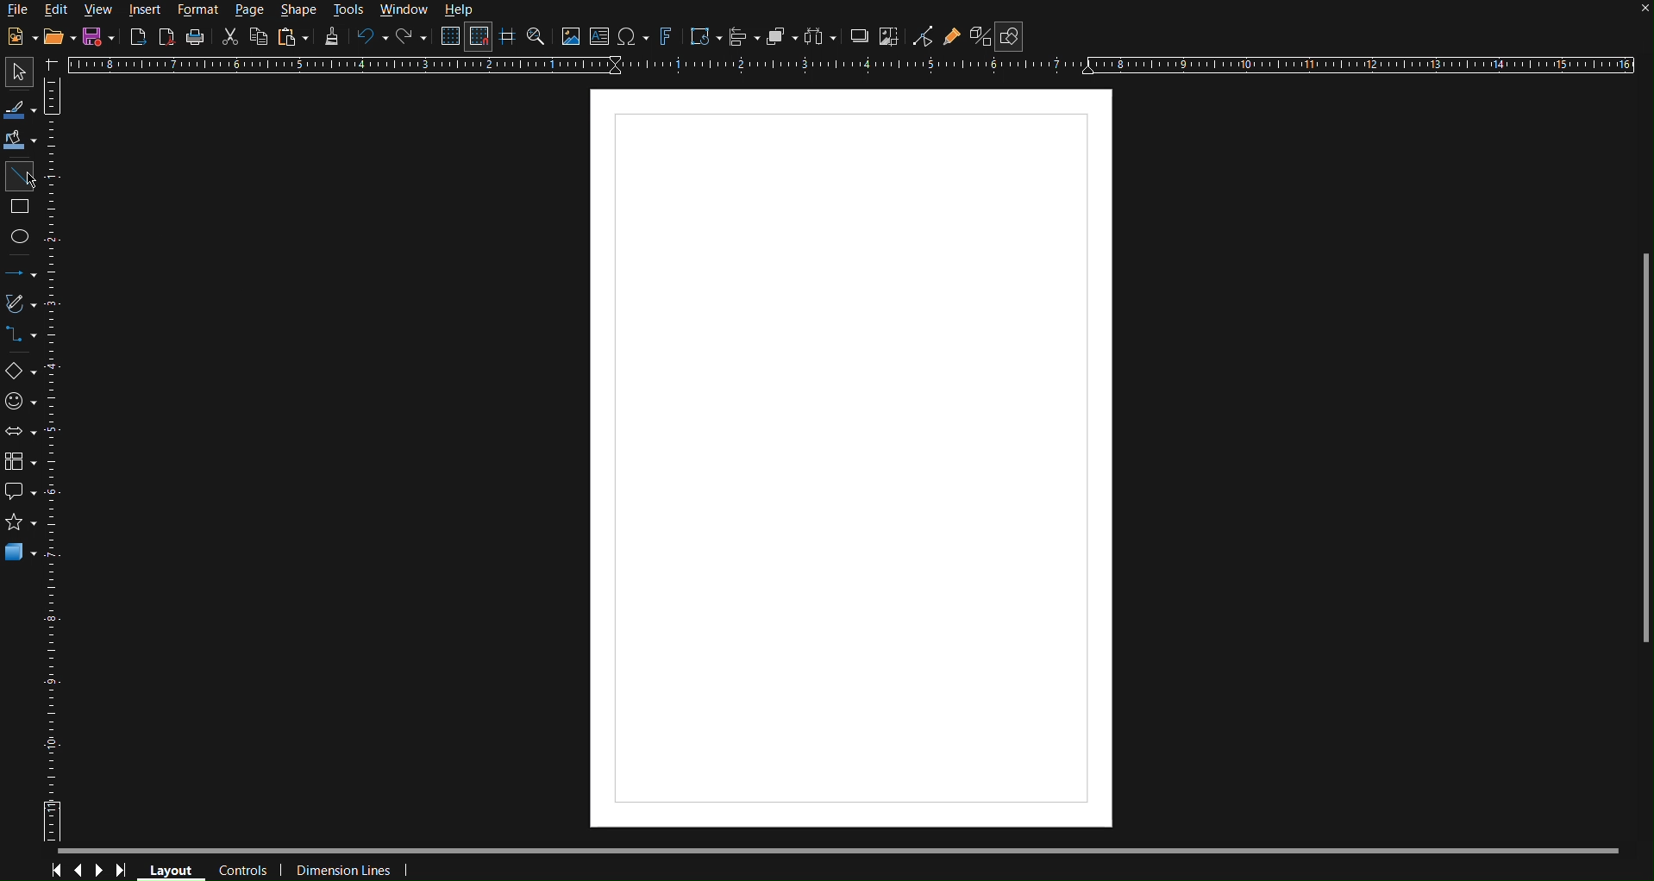 This screenshot has width=1654, height=881. What do you see at coordinates (57, 10) in the screenshot?
I see `Edit` at bounding box center [57, 10].